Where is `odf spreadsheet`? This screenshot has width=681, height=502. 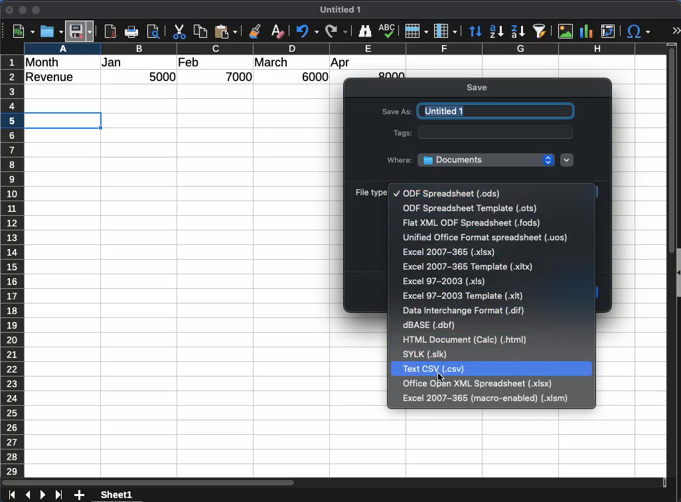
odf spreadsheet is located at coordinates (451, 193).